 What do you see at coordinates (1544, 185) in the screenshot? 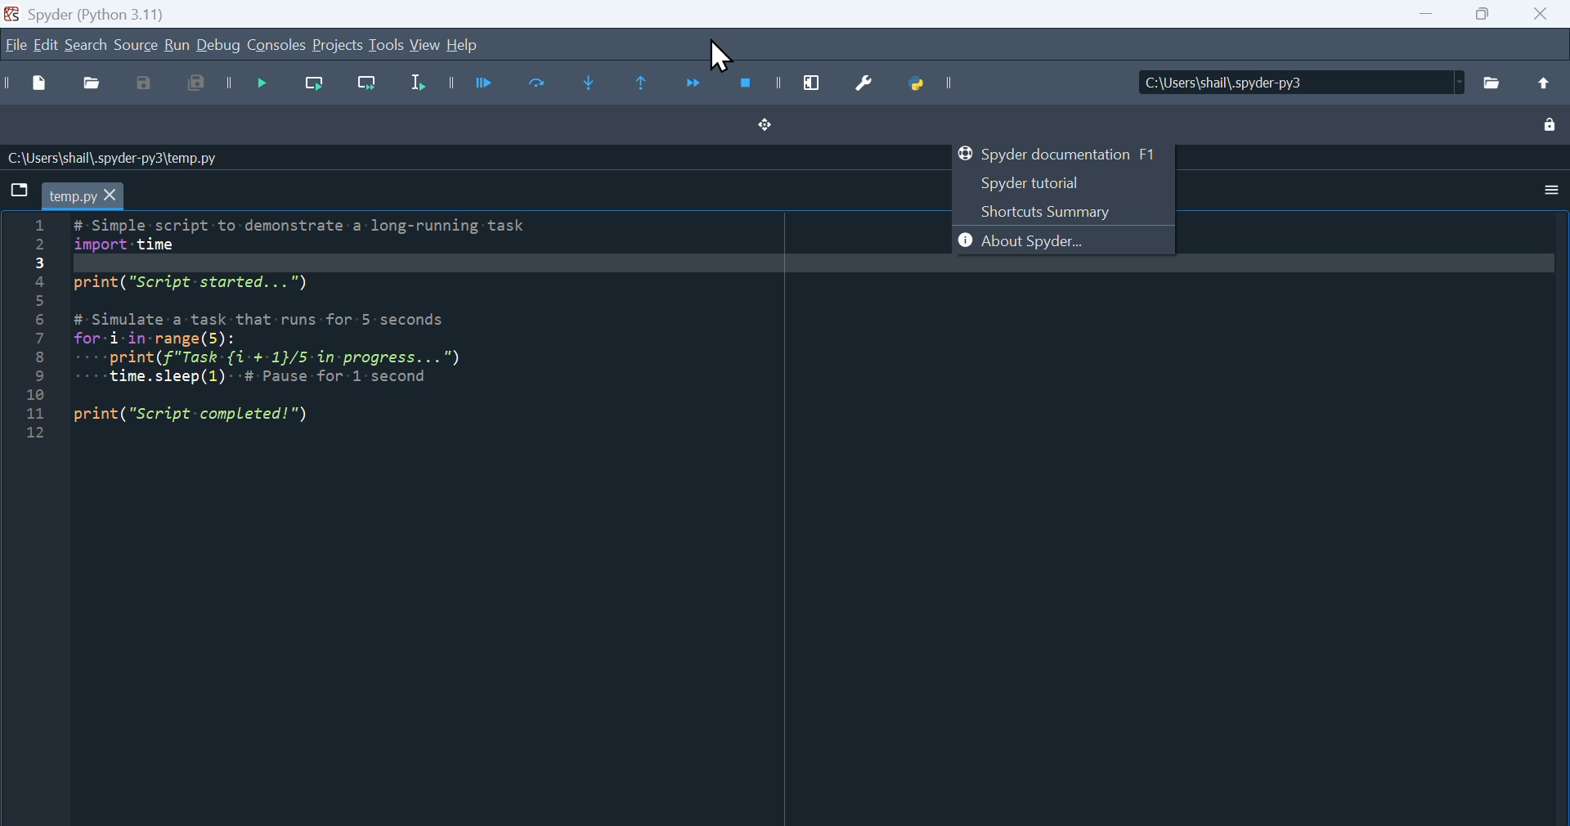
I see `More options` at bounding box center [1544, 185].